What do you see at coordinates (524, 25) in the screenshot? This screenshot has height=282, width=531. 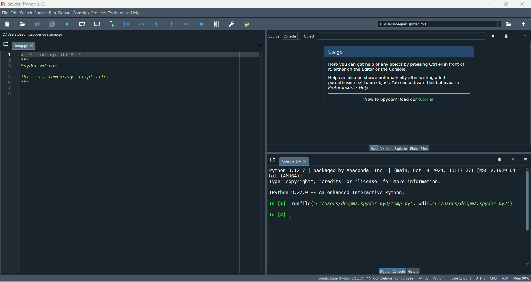 I see `change to parent directory` at bounding box center [524, 25].